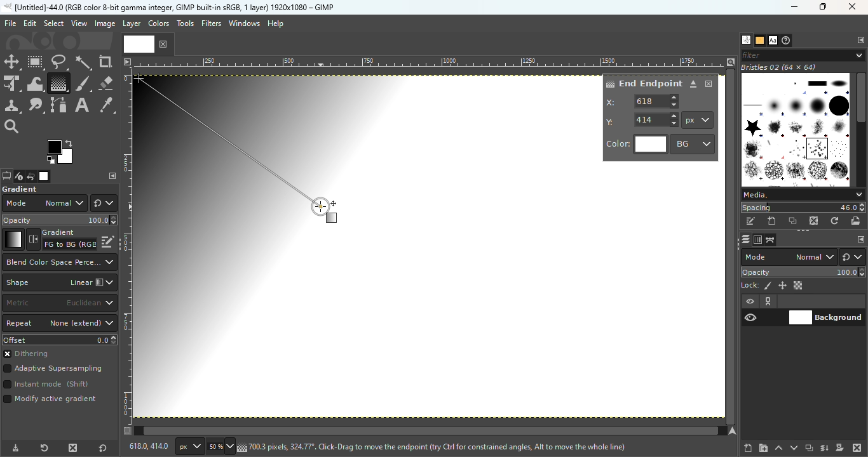 This screenshot has width=868, height=457. What do you see at coordinates (83, 83) in the screenshot?
I see `Paint brush tool` at bounding box center [83, 83].